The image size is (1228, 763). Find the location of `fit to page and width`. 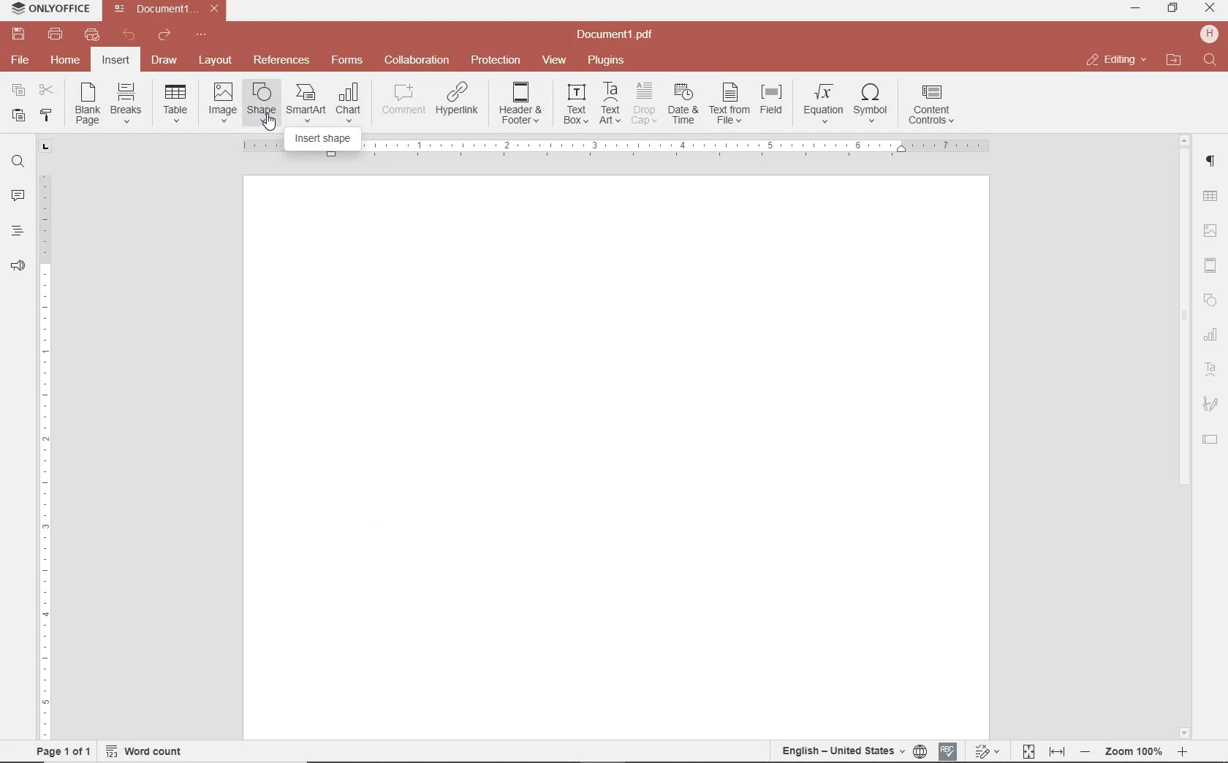

fit to page and width is located at coordinates (1041, 752).